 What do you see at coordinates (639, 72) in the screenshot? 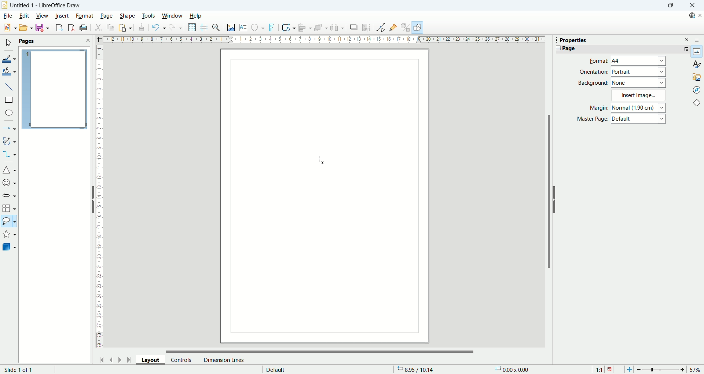
I see `Portrait` at bounding box center [639, 72].